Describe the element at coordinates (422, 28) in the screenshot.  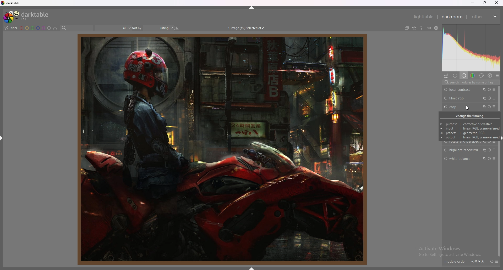
I see `online help` at that location.